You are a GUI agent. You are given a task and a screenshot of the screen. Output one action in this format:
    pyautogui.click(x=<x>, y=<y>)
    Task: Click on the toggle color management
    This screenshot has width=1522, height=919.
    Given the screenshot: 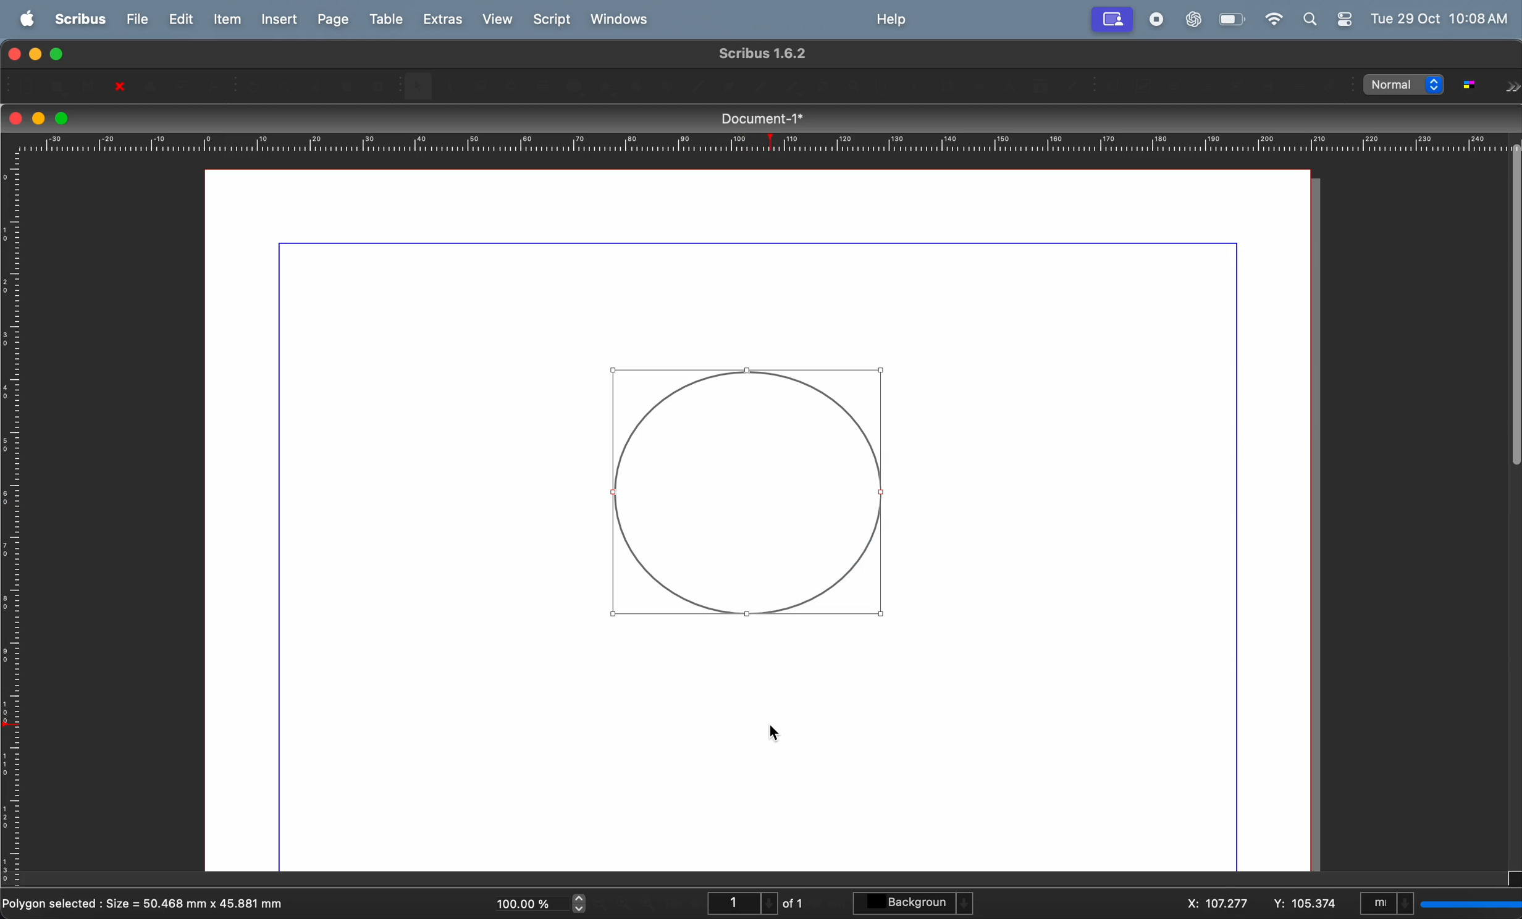 What is the action you would take?
    pyautogui.click(x=1476, y=85)
    